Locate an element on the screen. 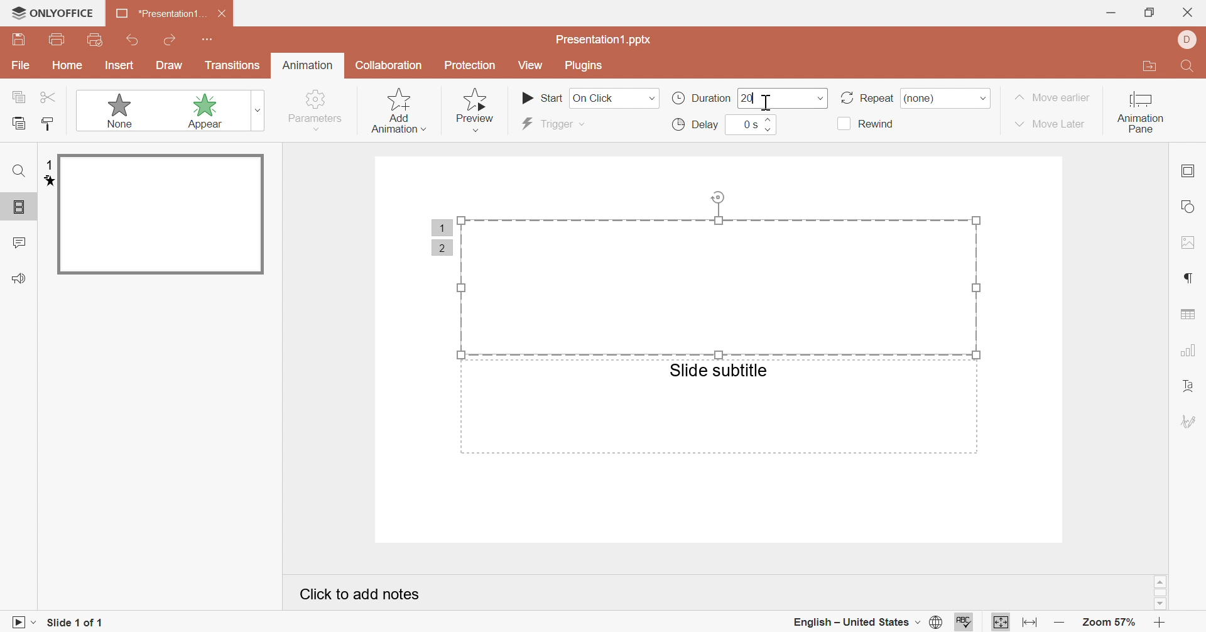 The image size is (1206, 632). none is located at coordinates (928, 98).